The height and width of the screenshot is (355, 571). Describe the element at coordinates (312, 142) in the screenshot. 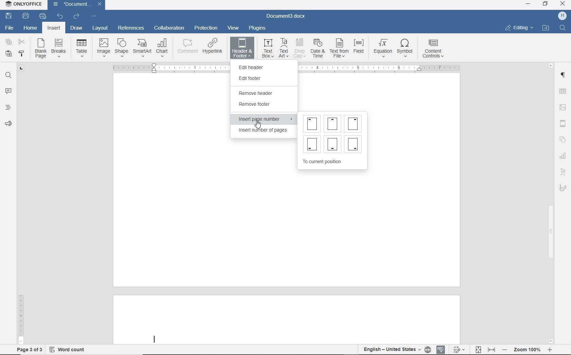

I see `Page number at bottom left` at that location.